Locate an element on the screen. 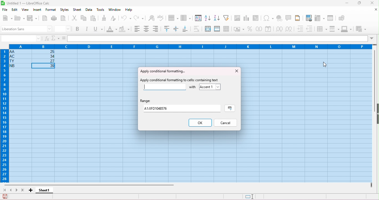 The height and width of the screenshot is (200, 379). copy is located at coordinates (84, 18).